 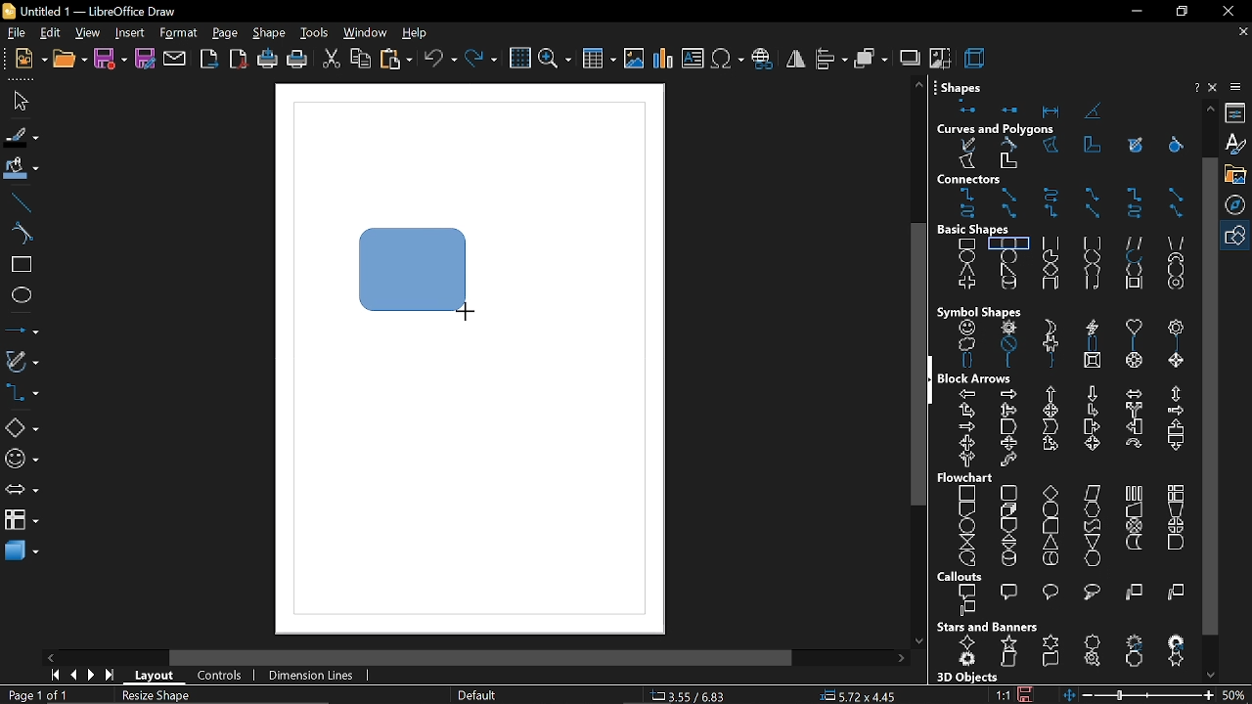 I want to click on help, so click(x=416, y=34).